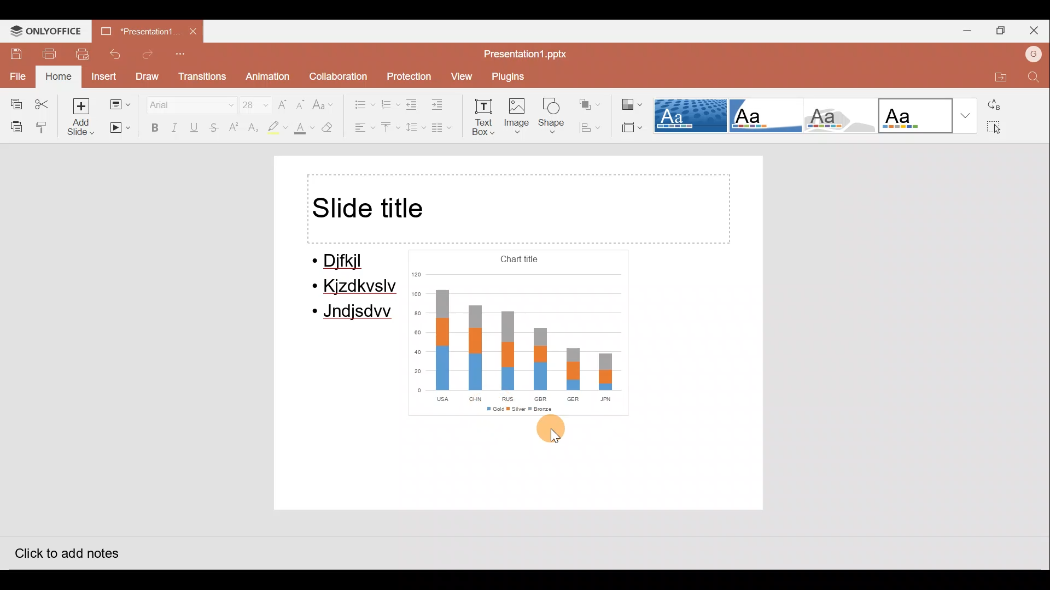 This screenshot has width=1050, height=590. I want to click on Draw, so click(149, 76).